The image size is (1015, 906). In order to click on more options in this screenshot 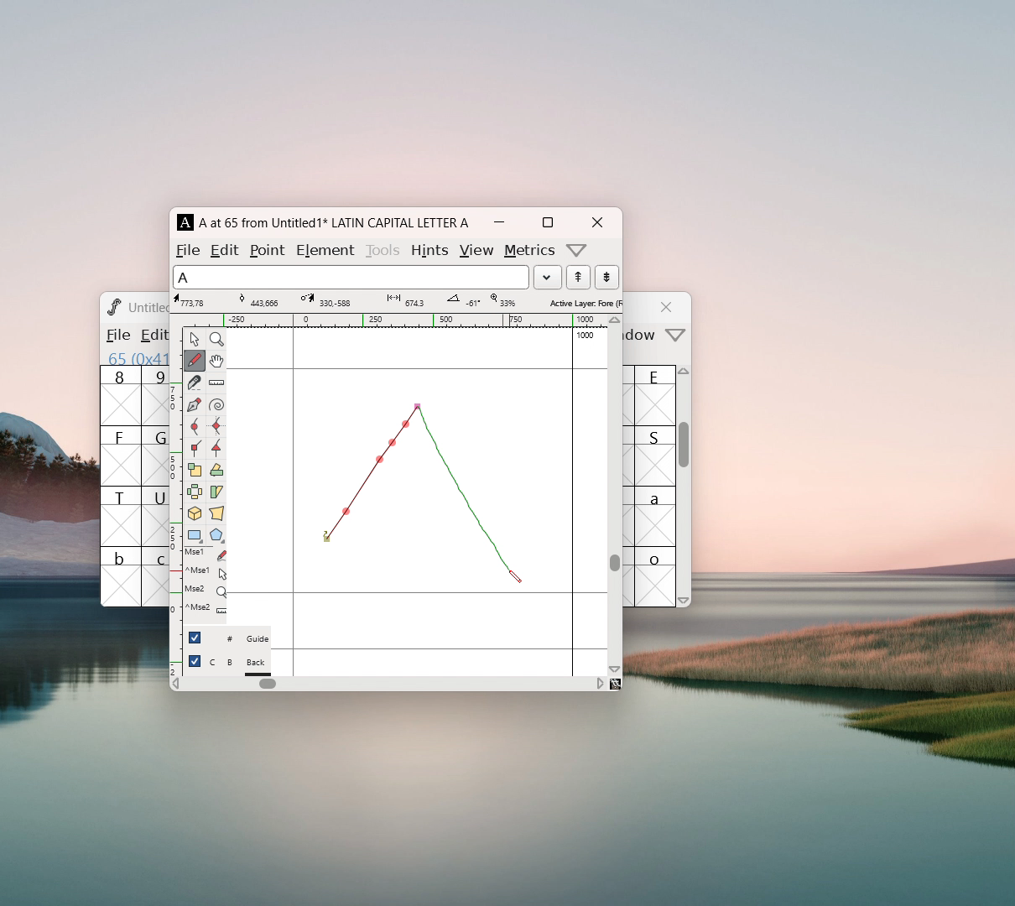, I will do `click(577, 250)`.